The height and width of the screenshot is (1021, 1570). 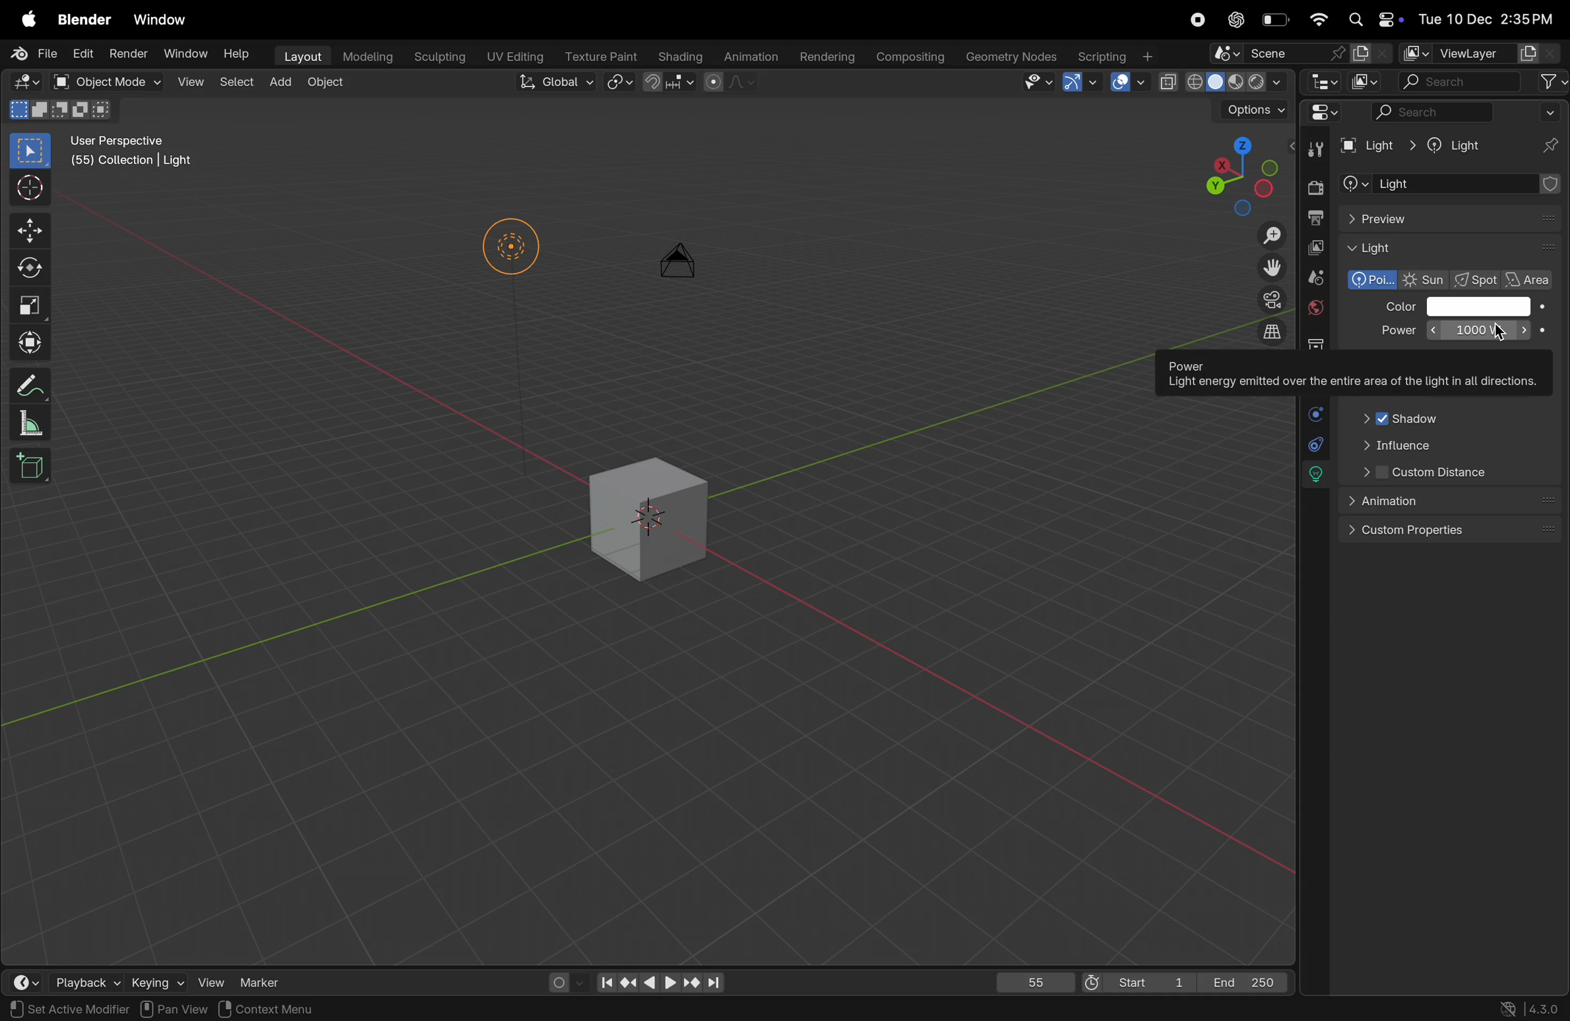 I want to click on animation, so click(x=1449, y=501).